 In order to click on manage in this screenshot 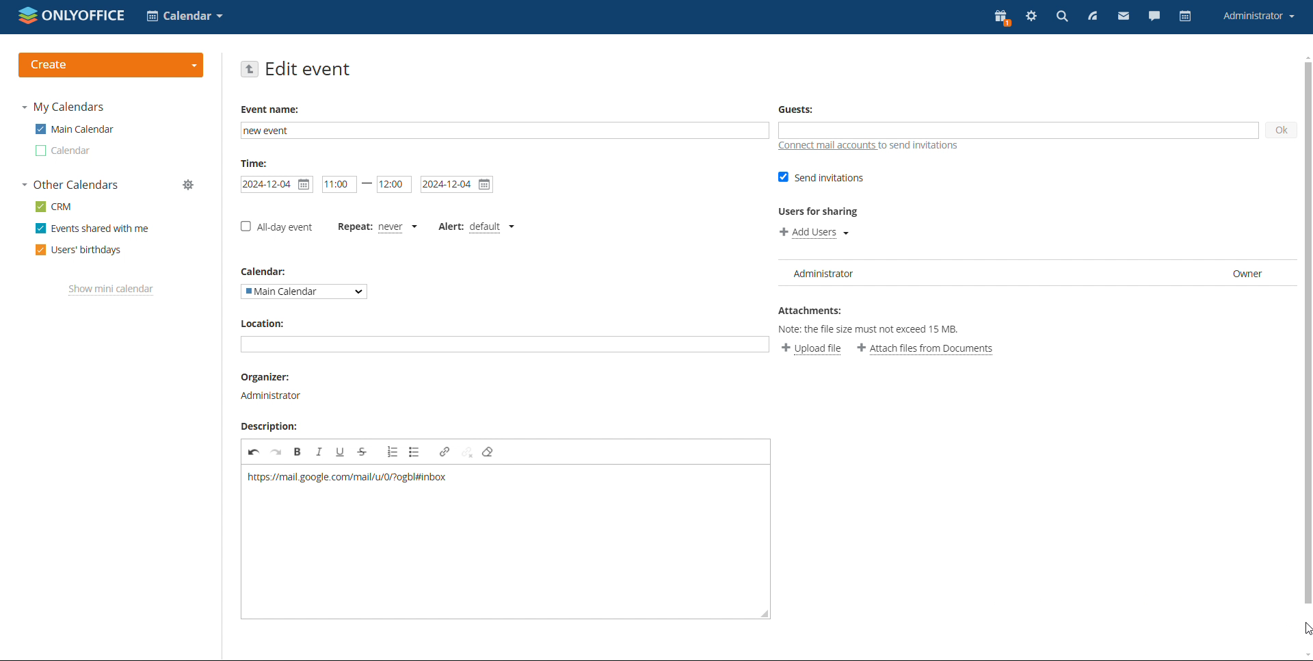, I will do `click(189, 185)`.